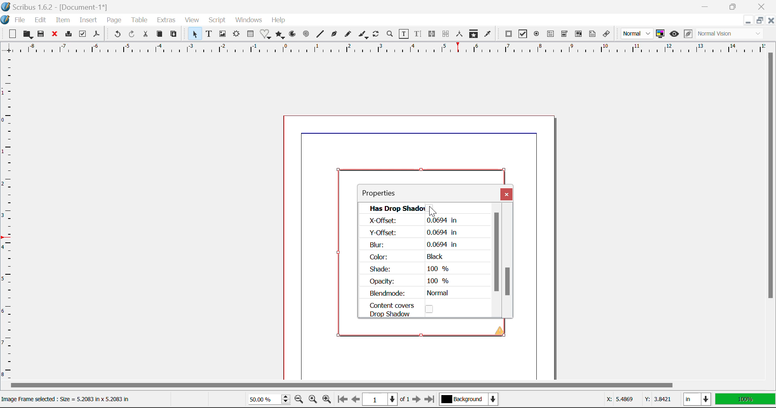 The image size is (776, 408). Describe the element at coordinates (56, 35) in the screenshot. I see `Discard` at that location.